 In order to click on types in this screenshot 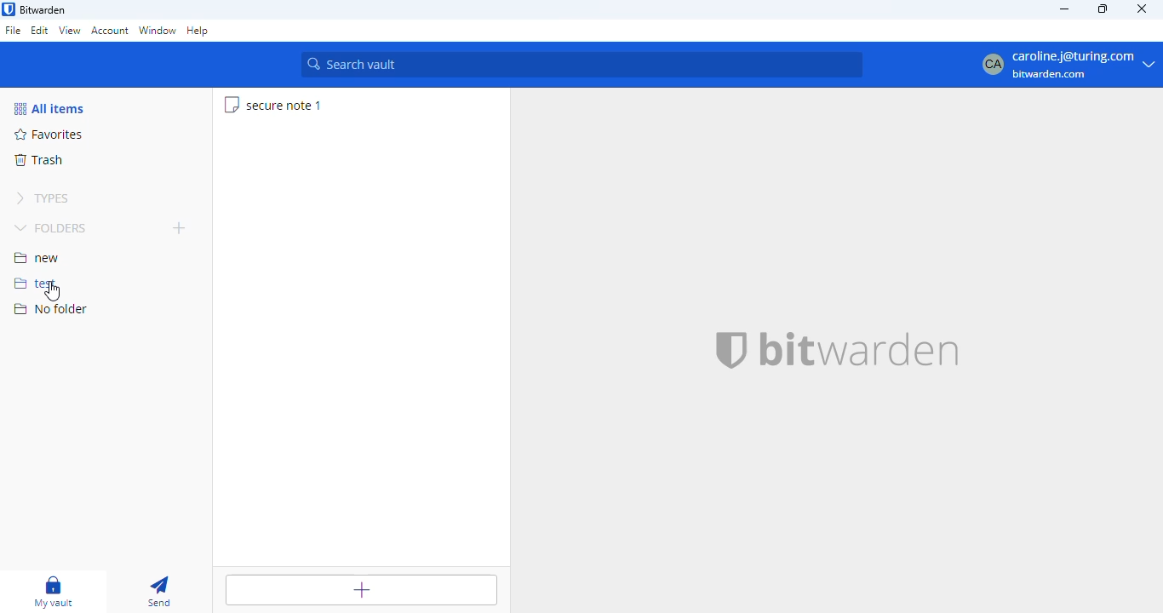, I will do `click(40, 198)`.